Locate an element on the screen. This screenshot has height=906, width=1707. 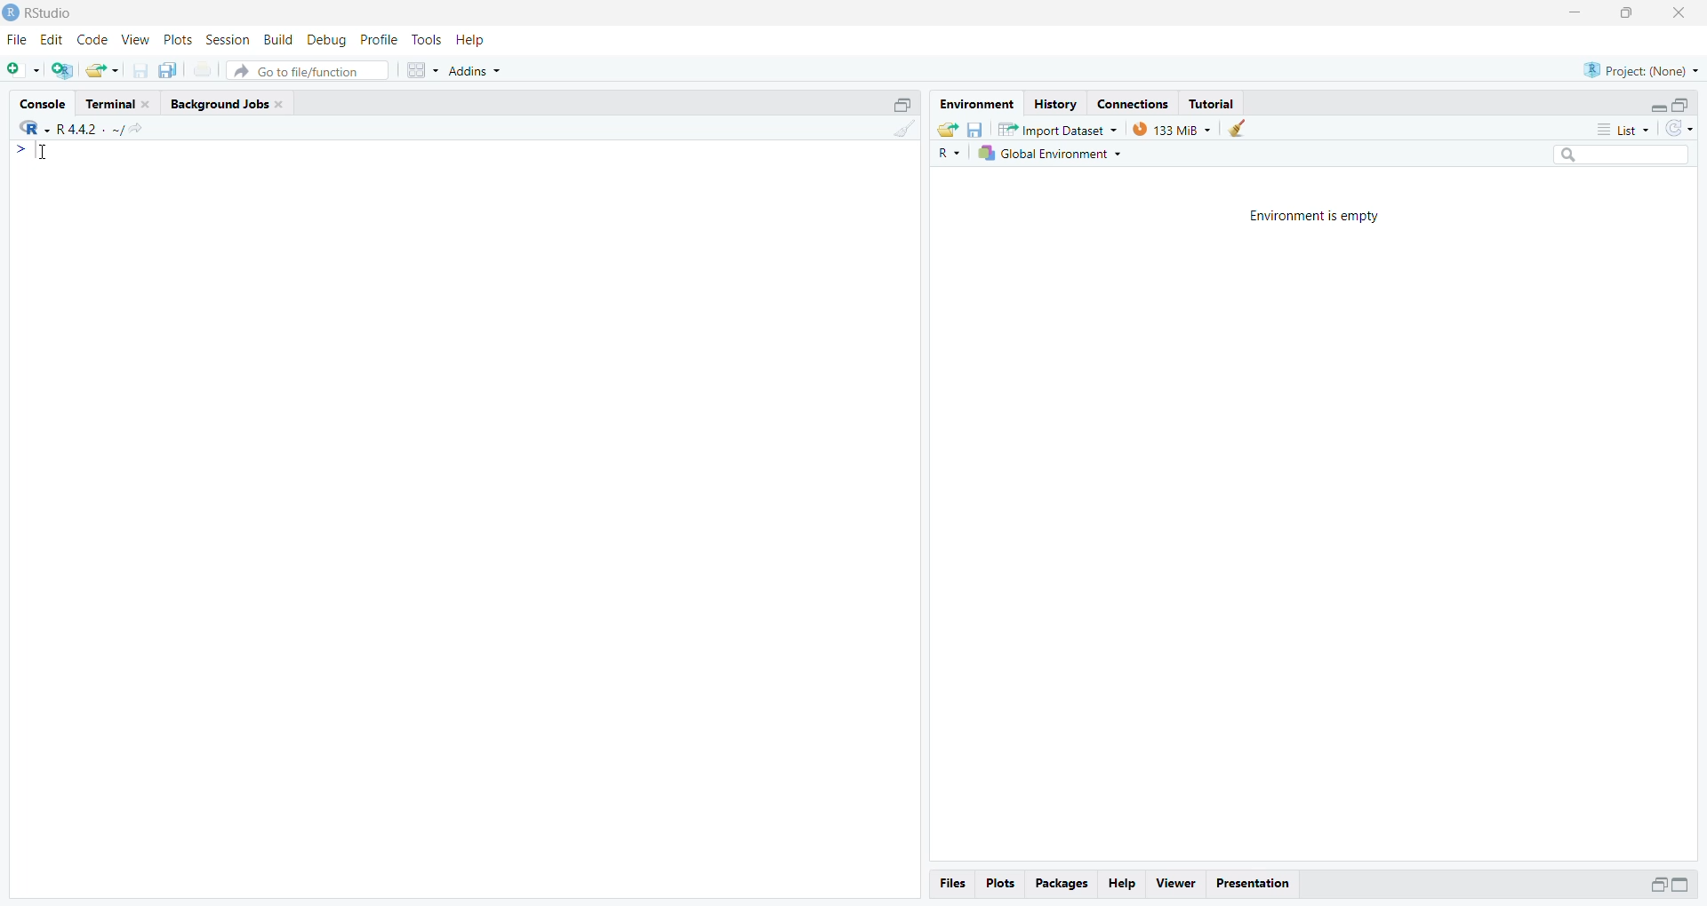
Maximize is located at coordinates (1628, 13).